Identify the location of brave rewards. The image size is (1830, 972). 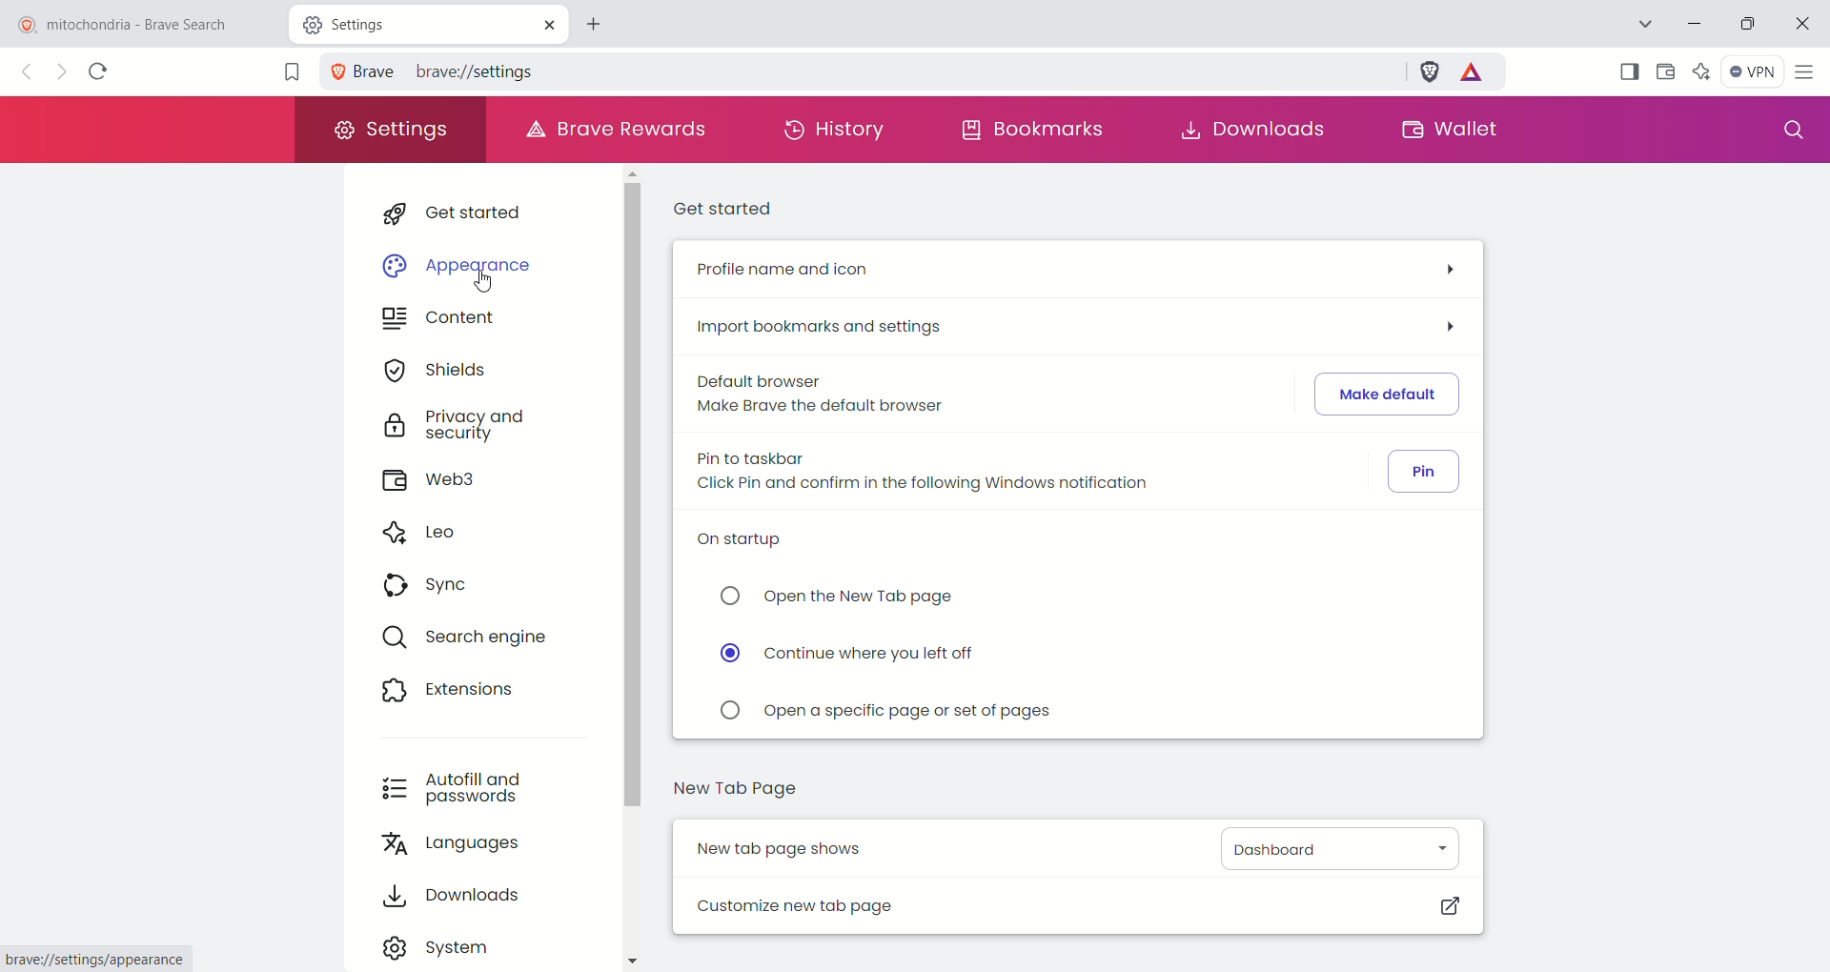
(1476, 75).